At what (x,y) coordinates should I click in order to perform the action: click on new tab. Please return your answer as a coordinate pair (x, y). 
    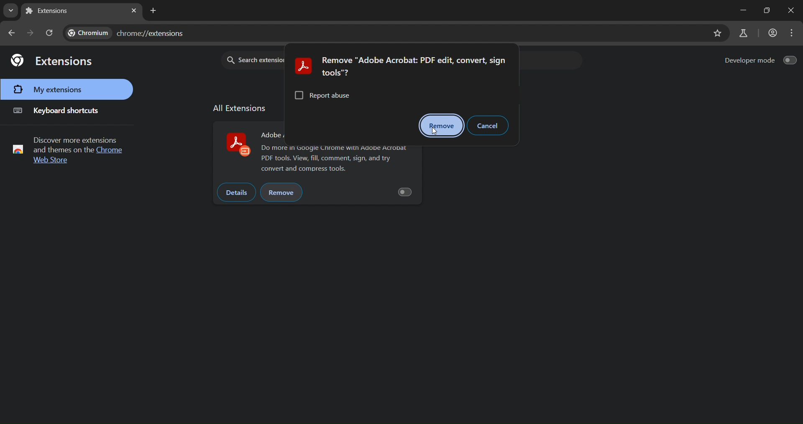
    Looking at the image, I should click on (153, 11).